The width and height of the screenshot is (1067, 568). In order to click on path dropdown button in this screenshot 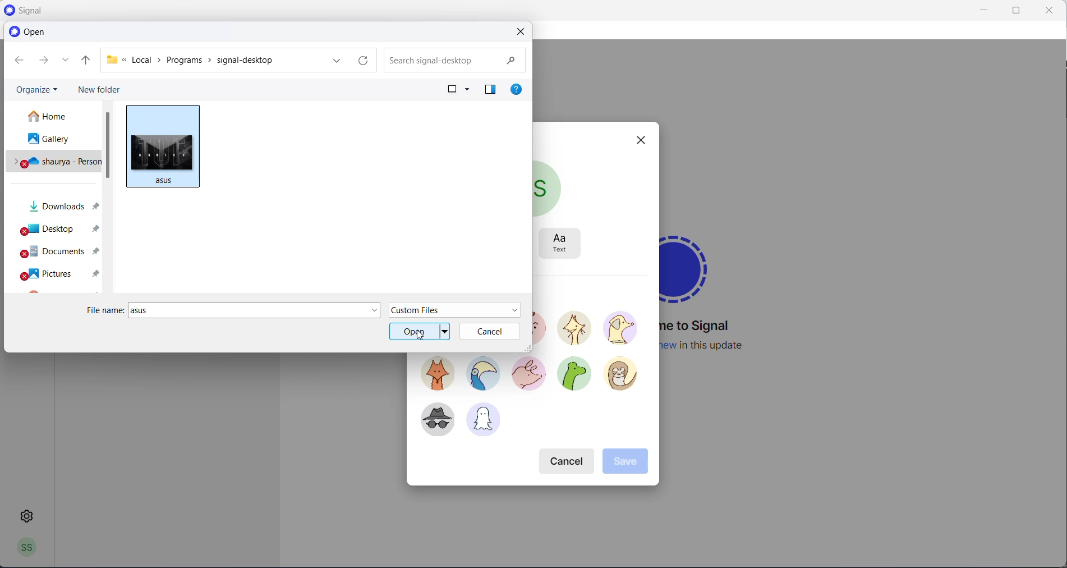, I will do `click(335, 62)`.